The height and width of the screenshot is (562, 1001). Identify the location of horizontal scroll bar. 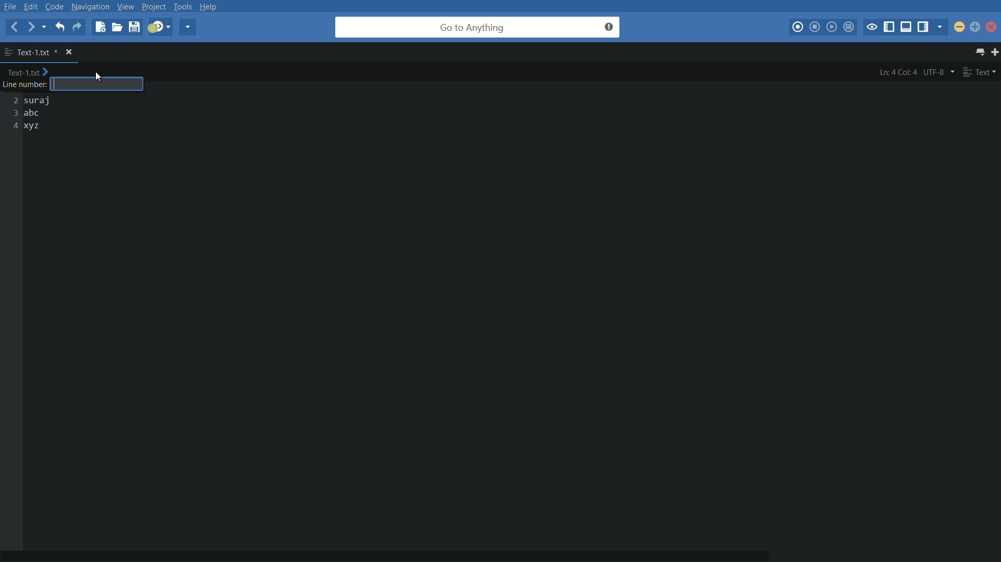
(407, 549).